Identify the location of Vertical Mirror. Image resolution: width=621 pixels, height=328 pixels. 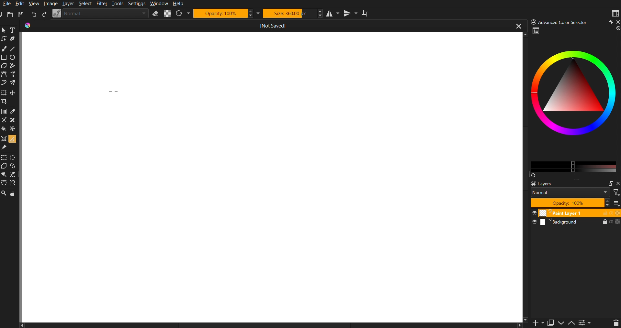
(350, 14).